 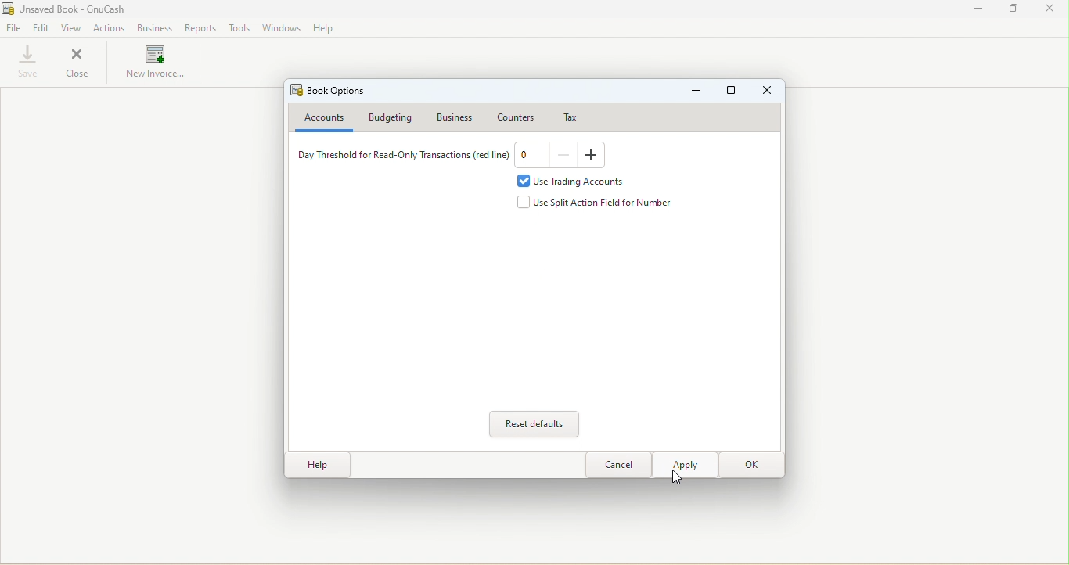 What do you see at coordinates (515, 115) in the screenshot?
I see `Counters` at bounding box center [515, 115].